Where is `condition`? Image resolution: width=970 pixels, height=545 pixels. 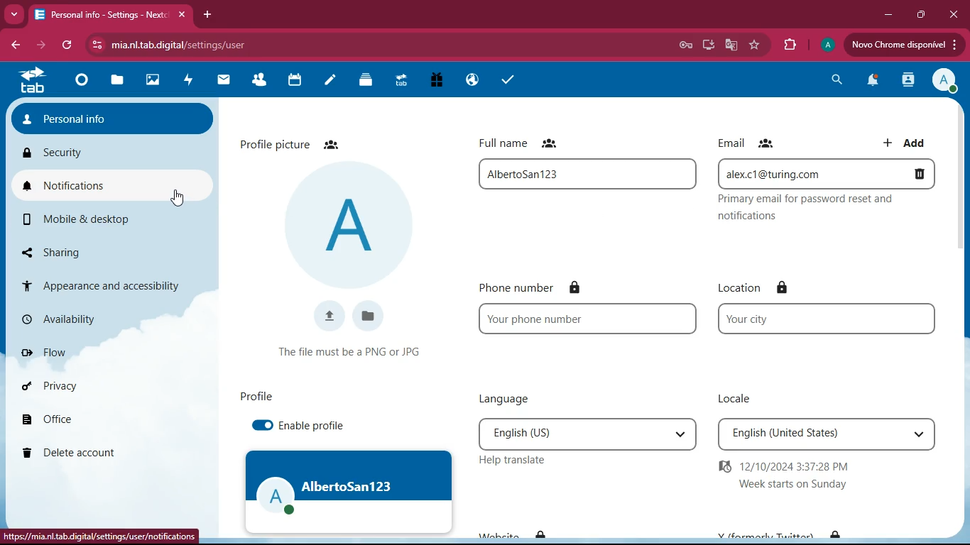
condition is located at coordinates (355, 351).